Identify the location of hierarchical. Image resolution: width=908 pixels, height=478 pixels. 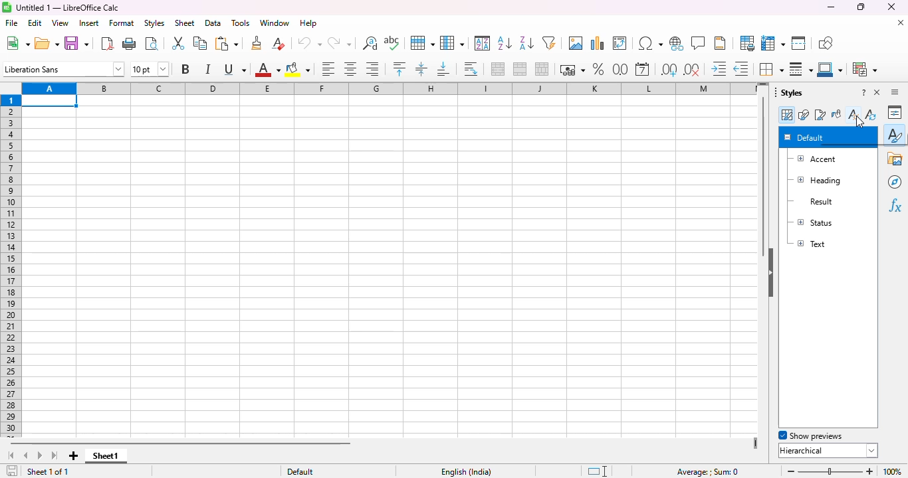
(828, 450).